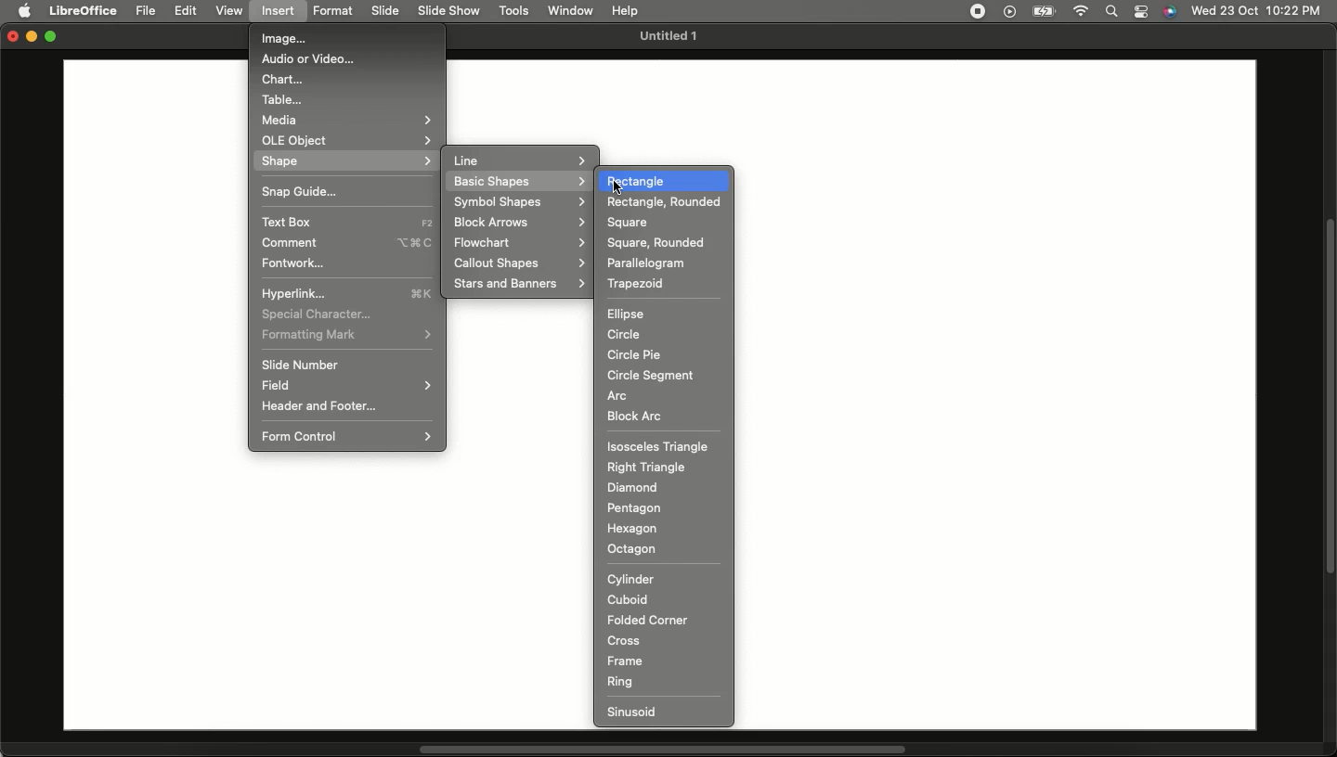 The image size is (1337, 757). What do you see at coordinates (515, 11) in the screenshot?
I see `Tools` at bounding box center [515, 11].